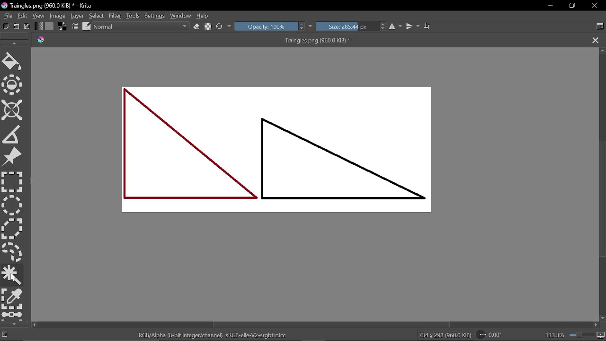 The image size is (606, 341). Describe the element at coordinates (141, 27) in the screenshot. I see `Blending mode` at that location.